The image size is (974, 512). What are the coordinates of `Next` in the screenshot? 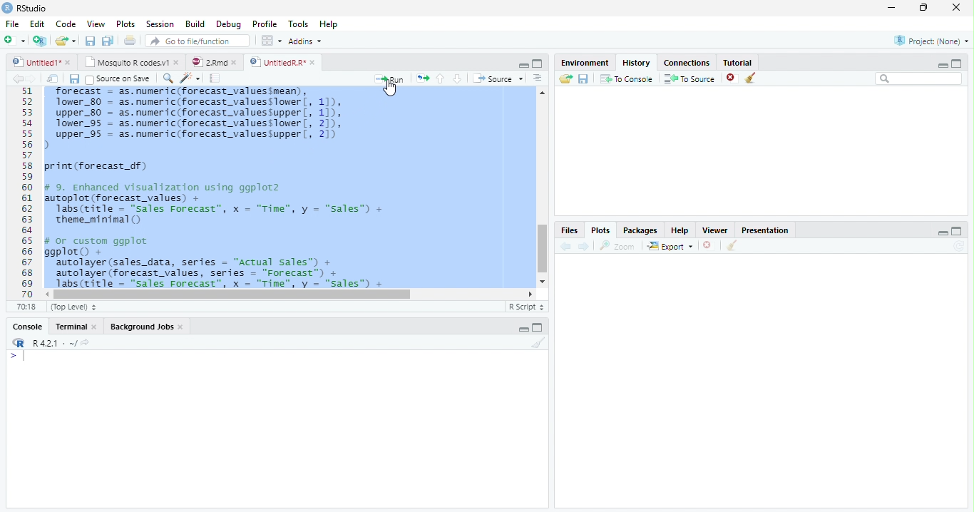 It's located at (585, 247).